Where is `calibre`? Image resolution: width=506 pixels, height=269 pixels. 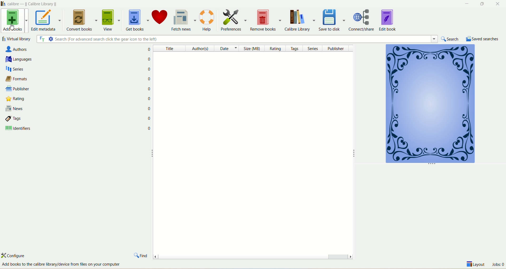 calibre is located at coordinates (34, 3).